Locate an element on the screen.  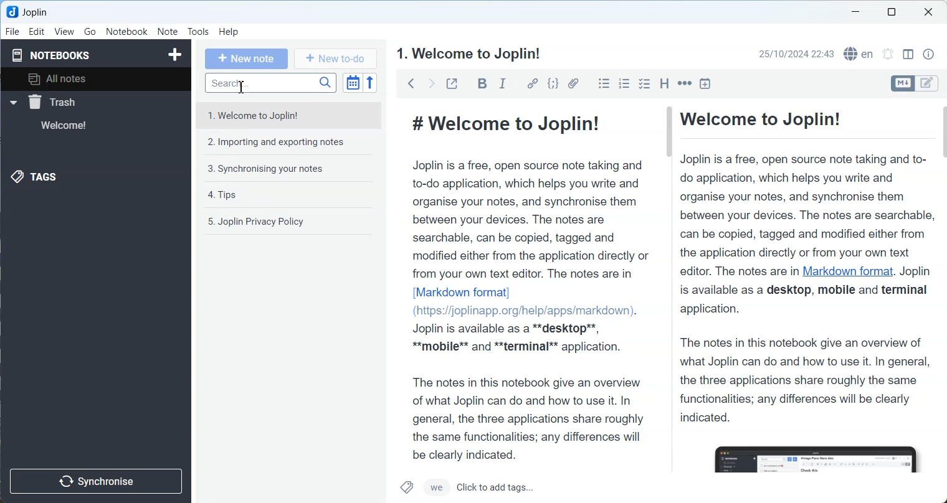
Back is located at coordinates (411, 83).